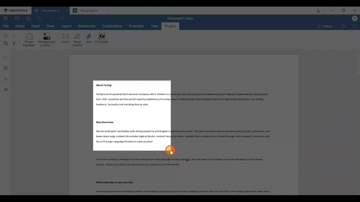 Image resolution: width=360 pixels, height=202 pixels. I want to click on Plugin manager, so click(29, 40).